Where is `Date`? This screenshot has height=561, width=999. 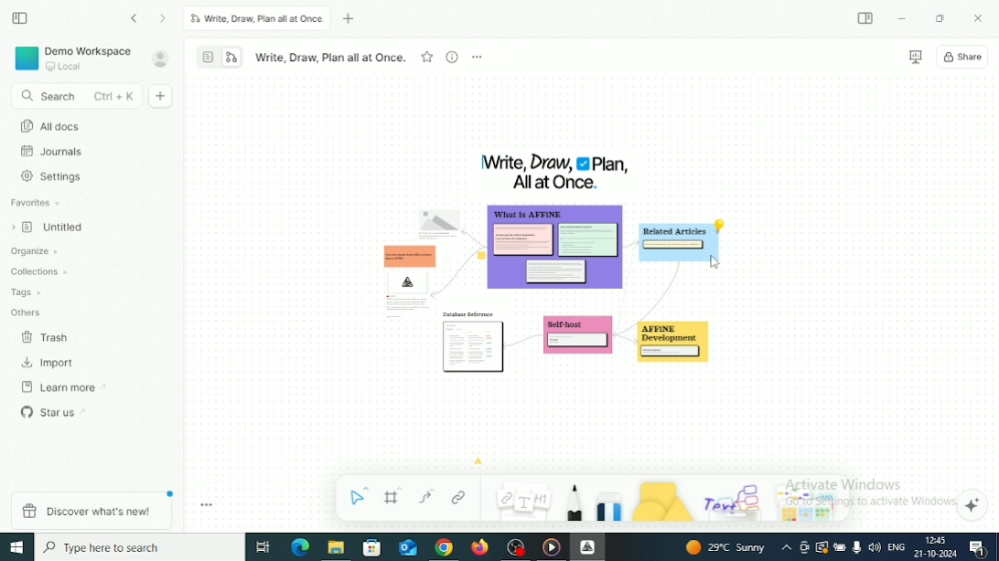
Date is located at coordinates (934, 554).